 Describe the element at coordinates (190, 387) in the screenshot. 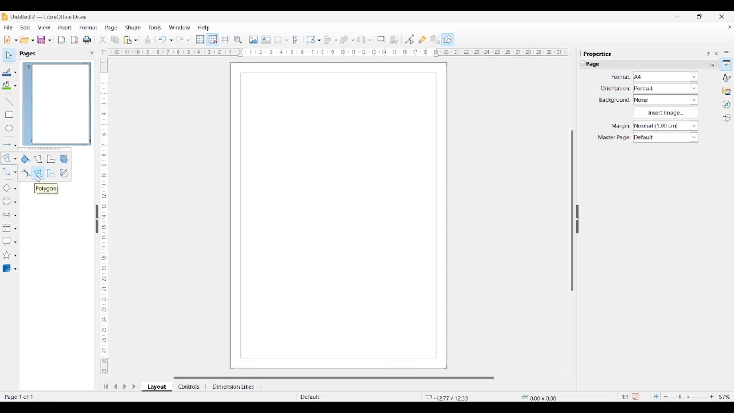

I see `Controls` at that location.